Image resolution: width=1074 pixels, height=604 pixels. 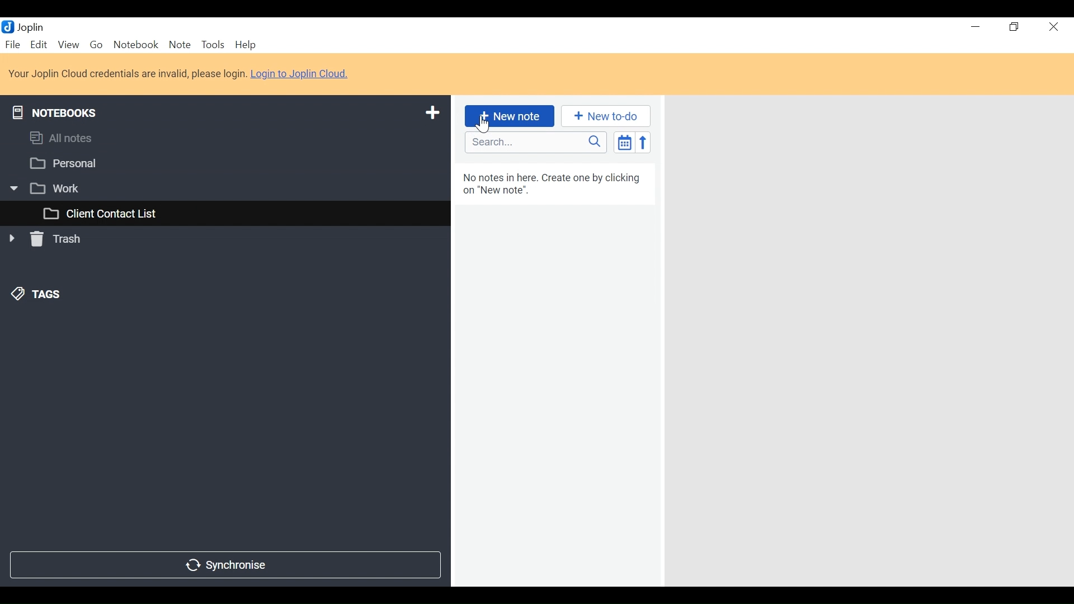 What do you see at coordinates (484, 123) in the screenshot?
I see `cursor` at bounding box center [484, 123].